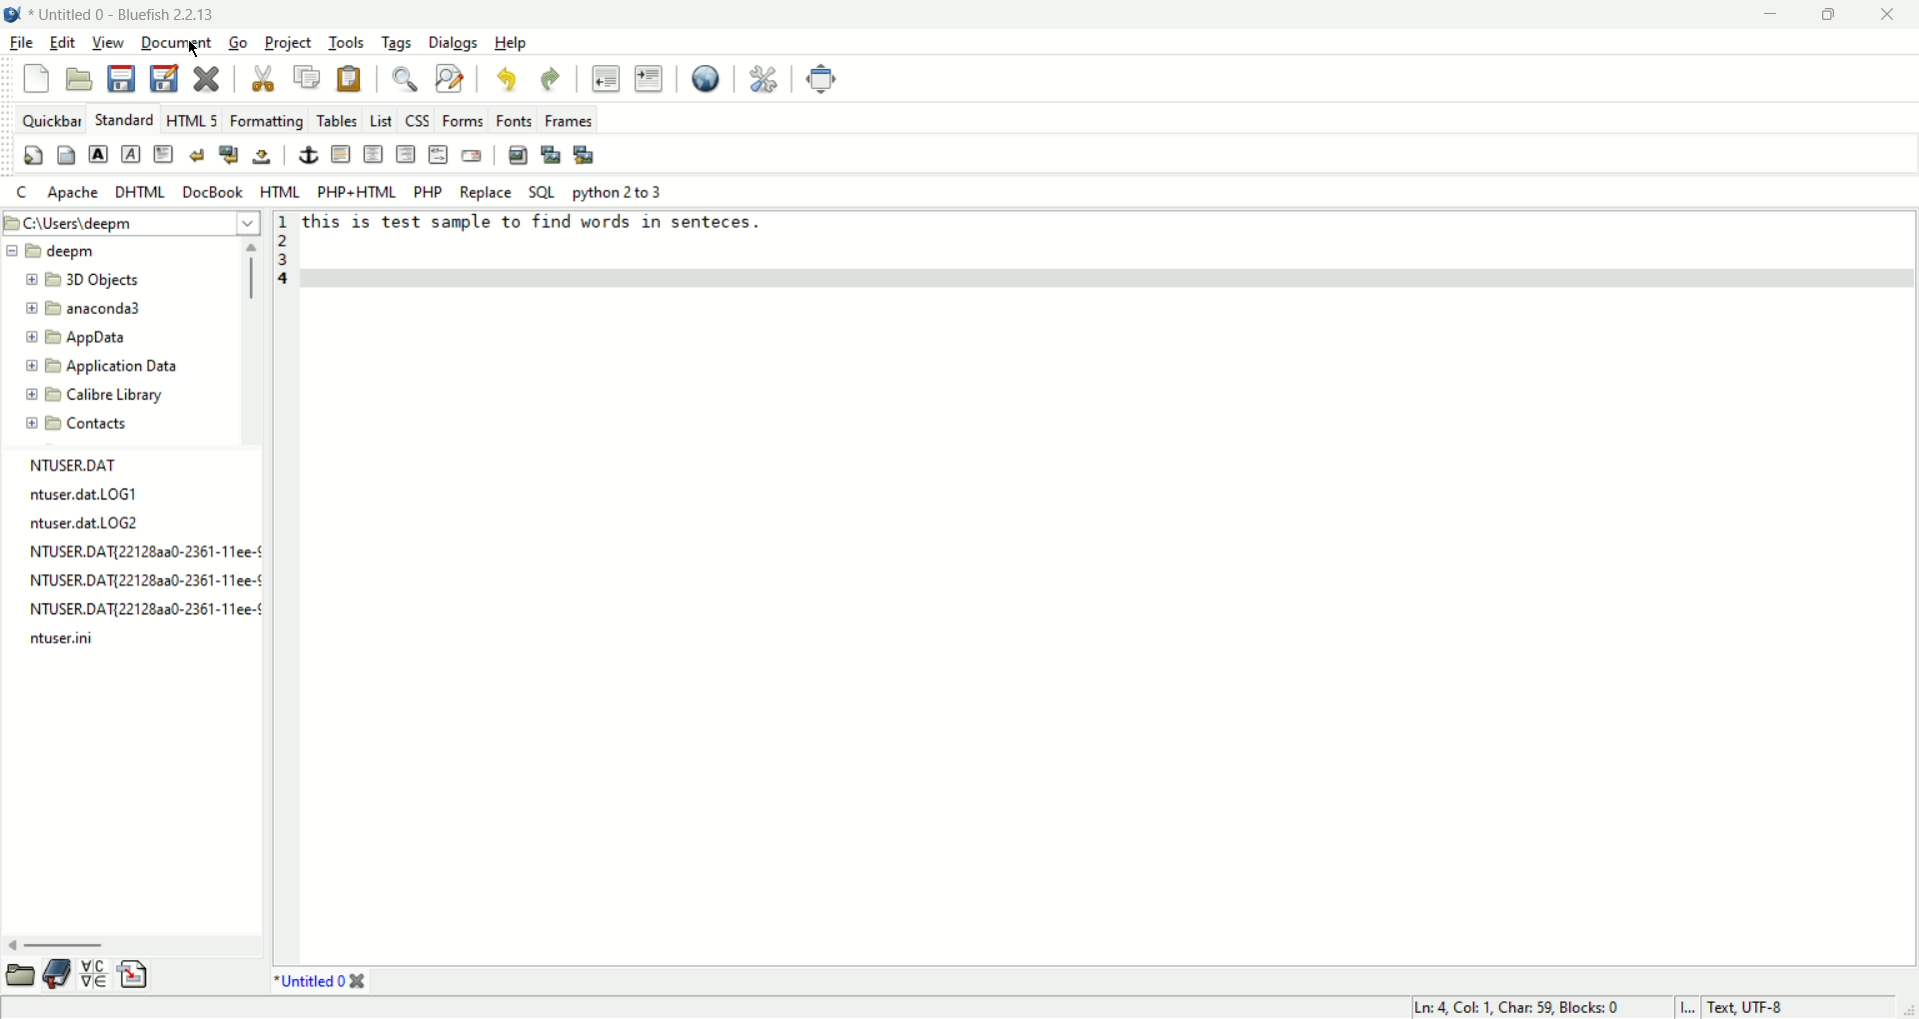 The width and height of the screenshot is (1919, 1019). What do you see at coordinates (94, 976) in the screenshot?
I see `charmap` at bounding box center [94, 976].